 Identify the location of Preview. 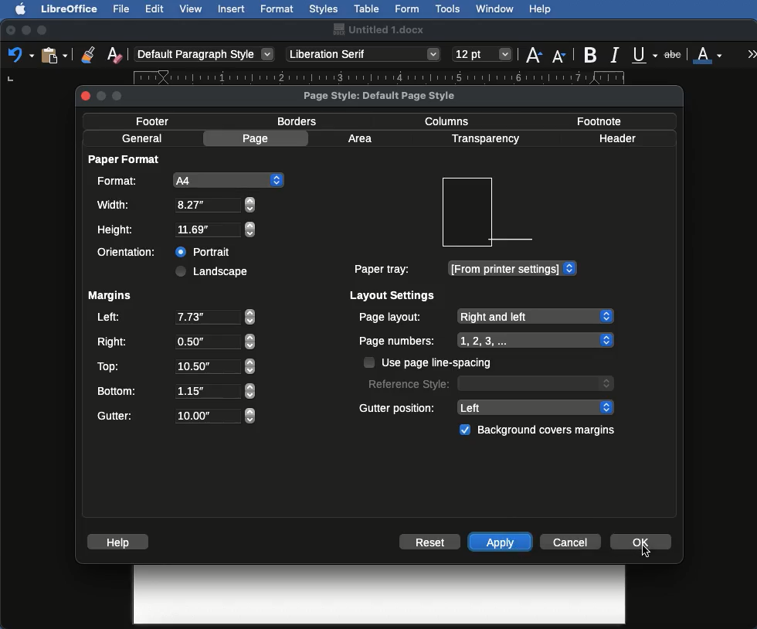
(467, 212).